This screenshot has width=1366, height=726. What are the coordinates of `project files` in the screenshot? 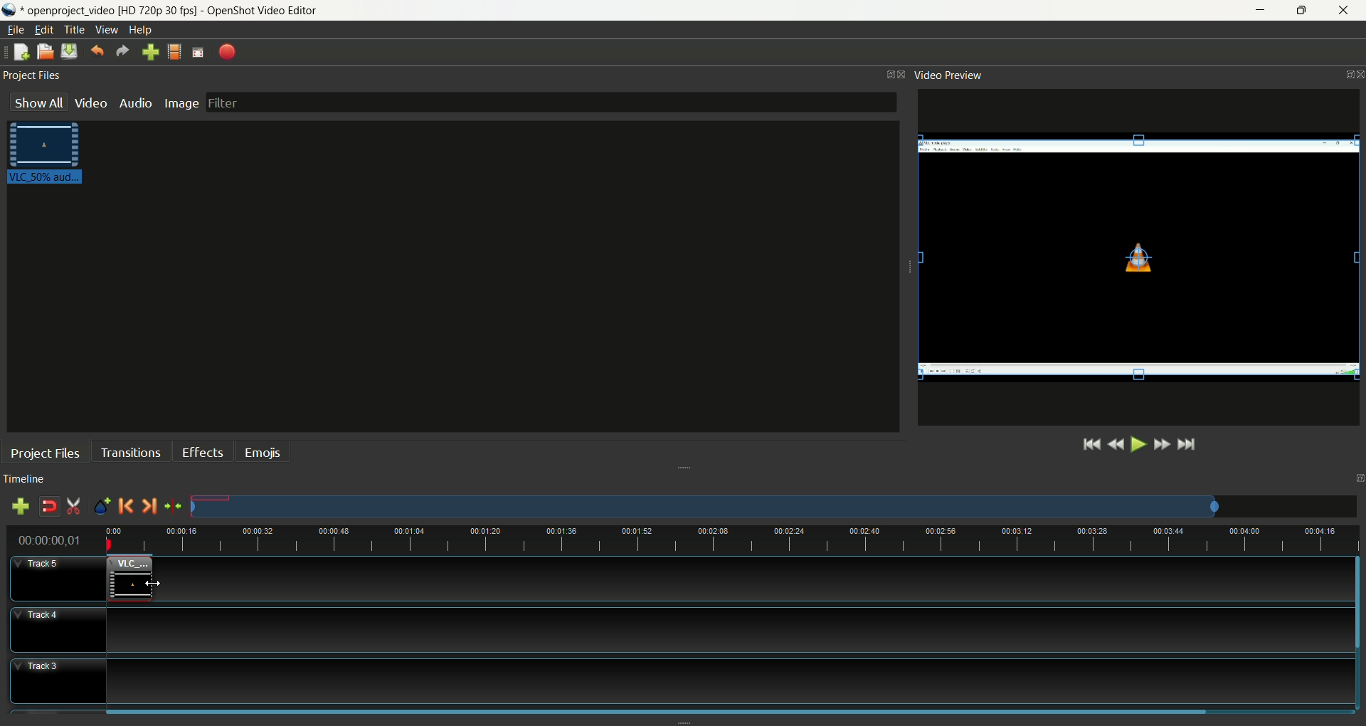 It's located at (46, 452).